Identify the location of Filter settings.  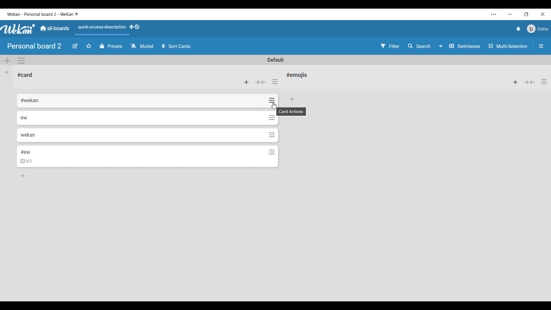
(390, 46).